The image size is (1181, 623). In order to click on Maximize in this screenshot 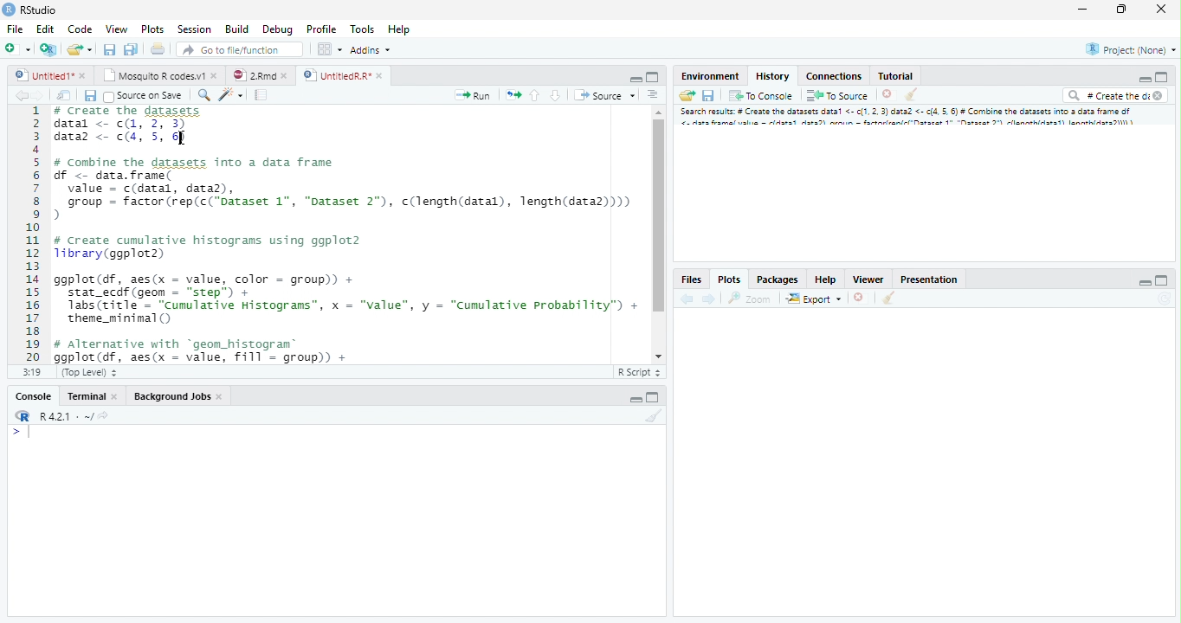, I will do `click(655, 398)`.